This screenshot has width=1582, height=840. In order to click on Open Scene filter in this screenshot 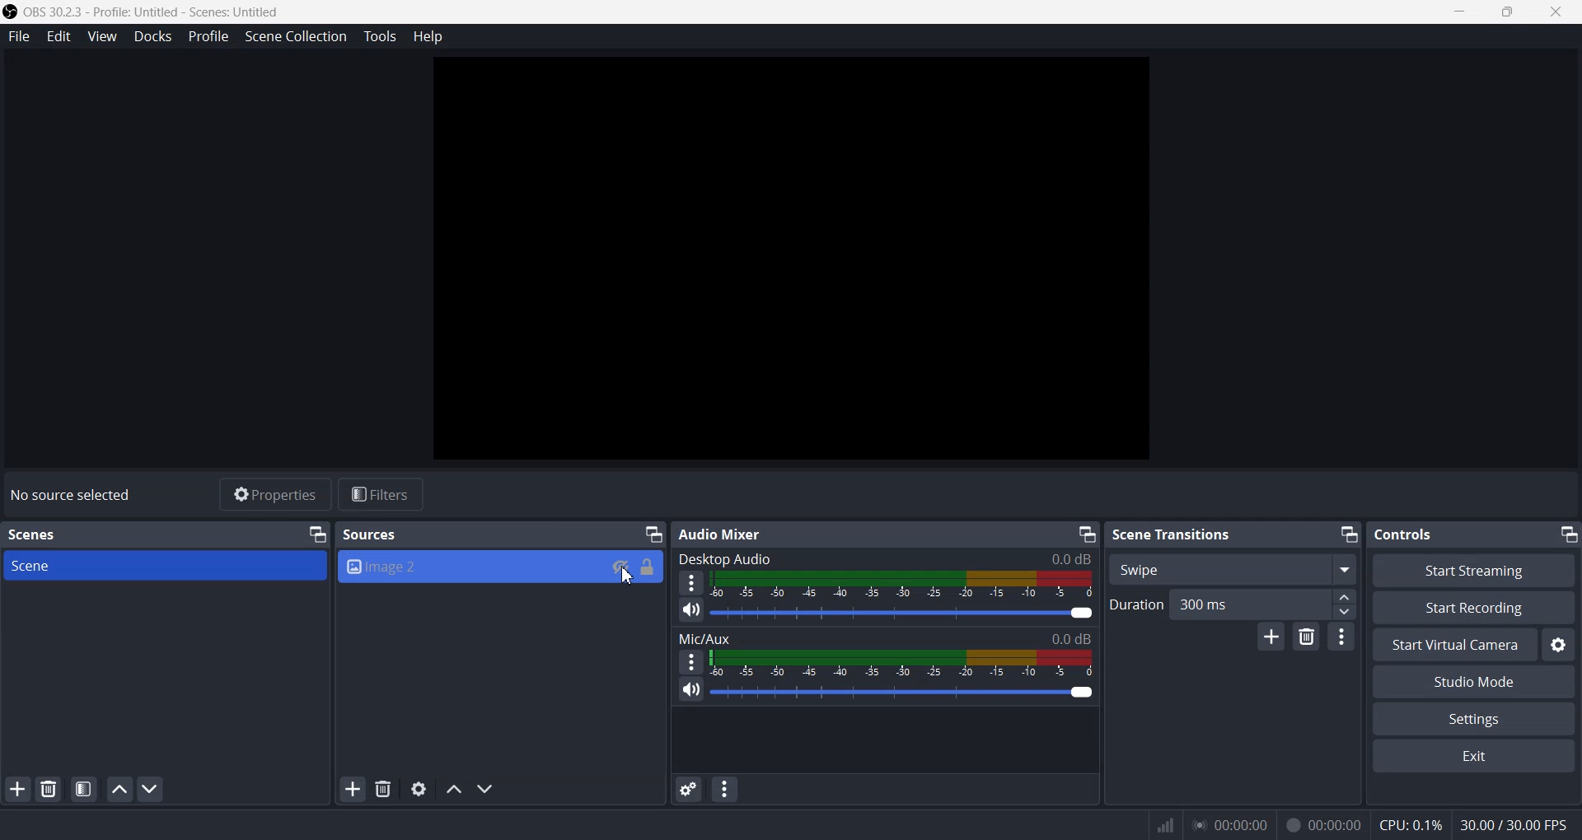, I will do `click(81, 790)`.